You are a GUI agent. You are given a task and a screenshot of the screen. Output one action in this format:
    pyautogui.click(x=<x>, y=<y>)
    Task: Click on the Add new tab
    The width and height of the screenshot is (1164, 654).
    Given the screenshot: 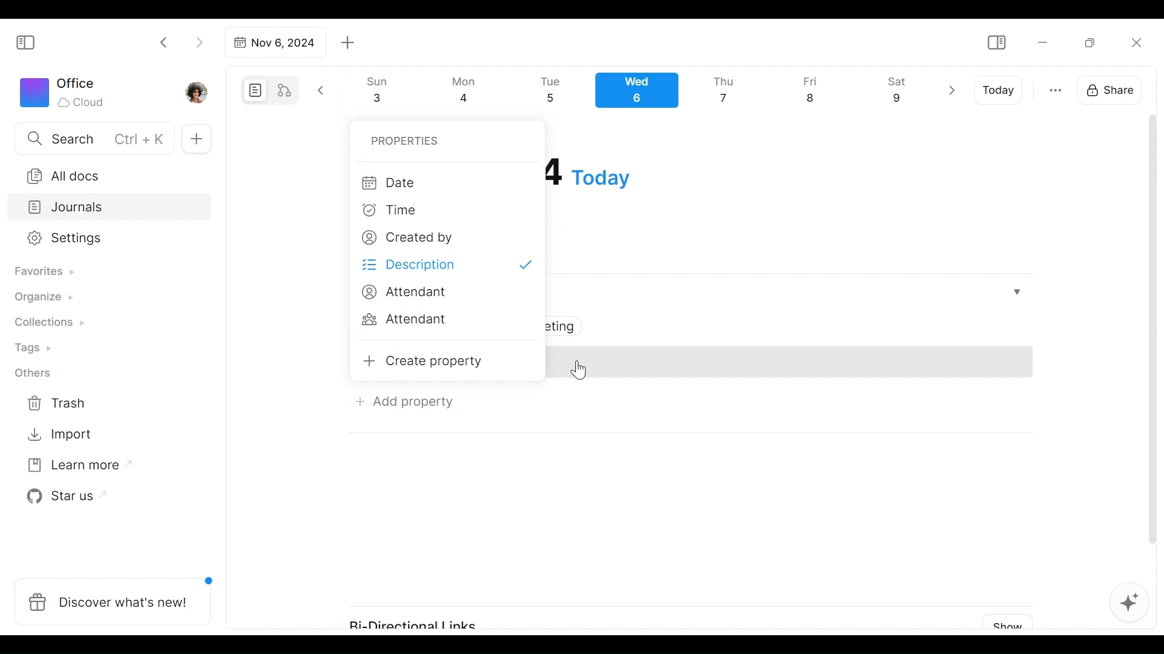 What is the action you would take?
    pyautogui.click(x=348, y=43)
    